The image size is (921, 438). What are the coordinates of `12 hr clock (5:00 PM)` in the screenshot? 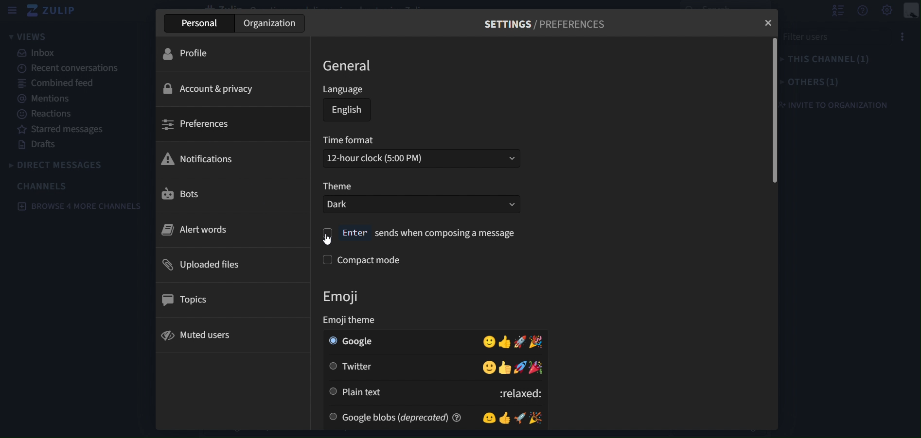 It's located at (401, 158).